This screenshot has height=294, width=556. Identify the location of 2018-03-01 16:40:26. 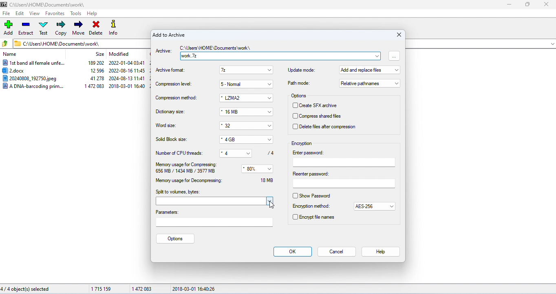
(194, 289).